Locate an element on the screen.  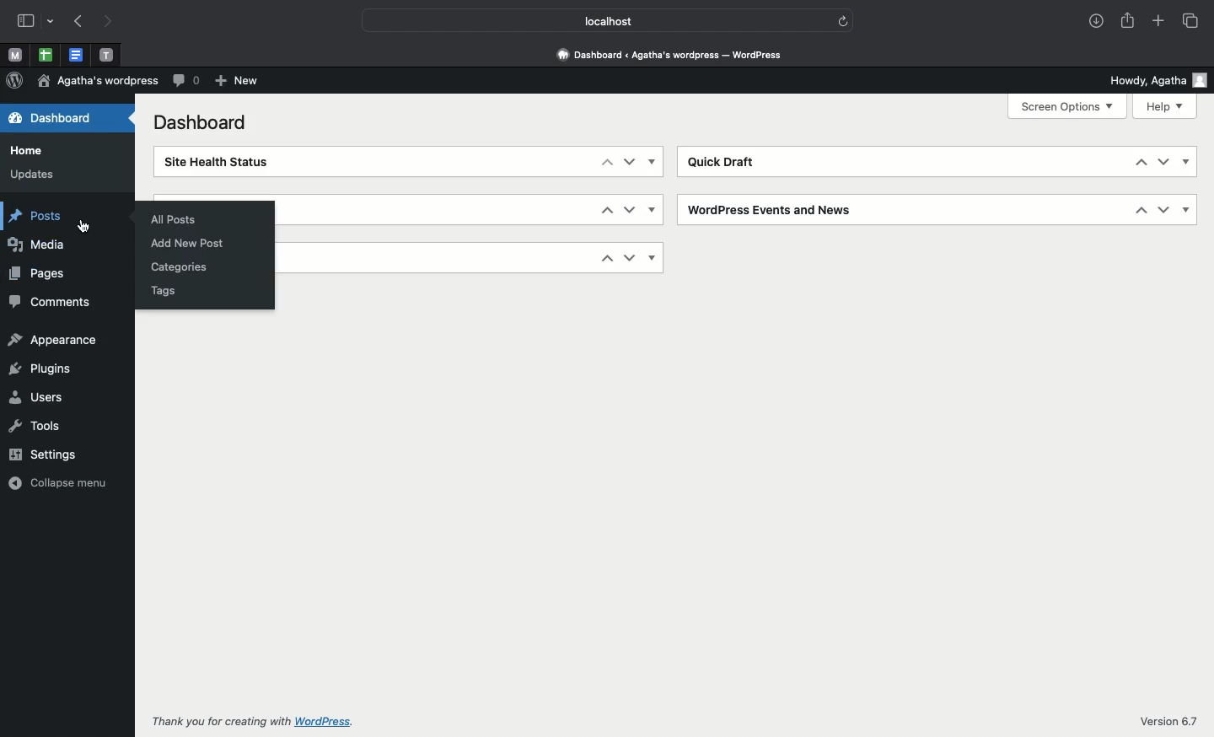
Updates is located at coordinates (30, 175).